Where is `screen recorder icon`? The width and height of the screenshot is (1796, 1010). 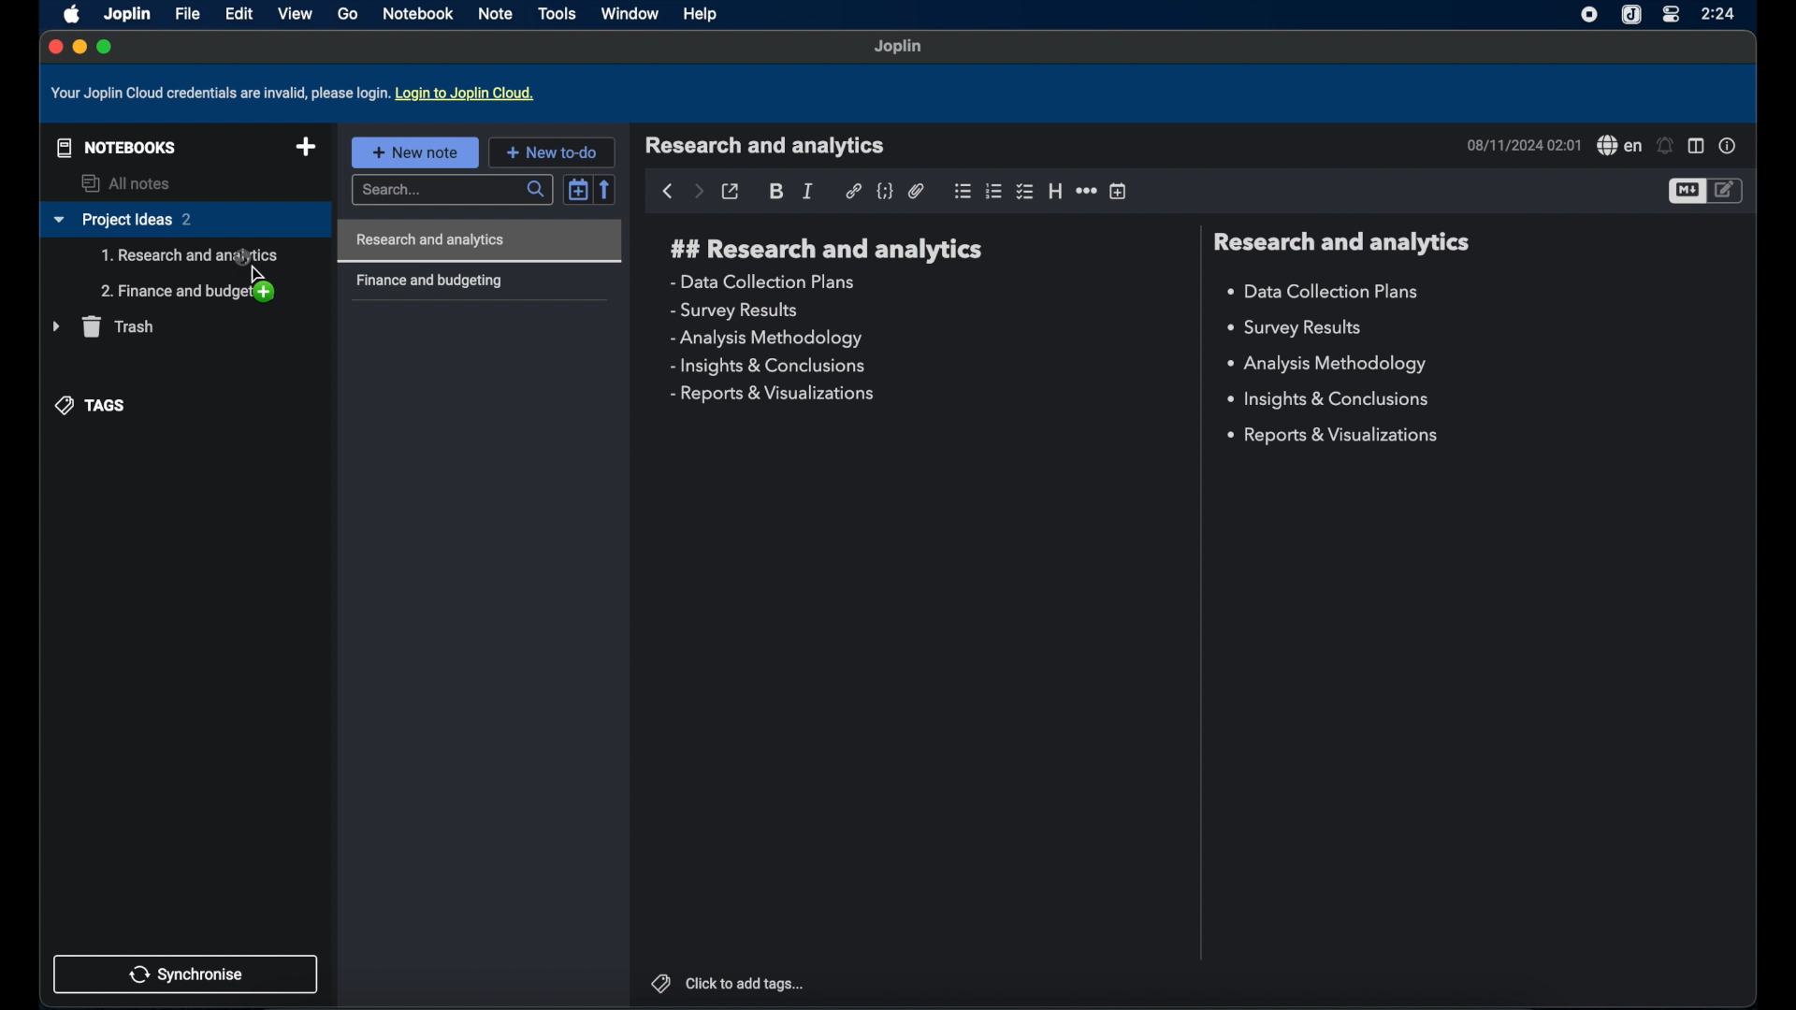 screen recorder icon is located at coordinates (1586, 15).